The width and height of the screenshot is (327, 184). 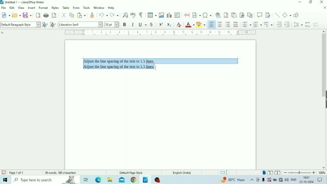 I want to click on Insert Table, so click(x=152, y=15).